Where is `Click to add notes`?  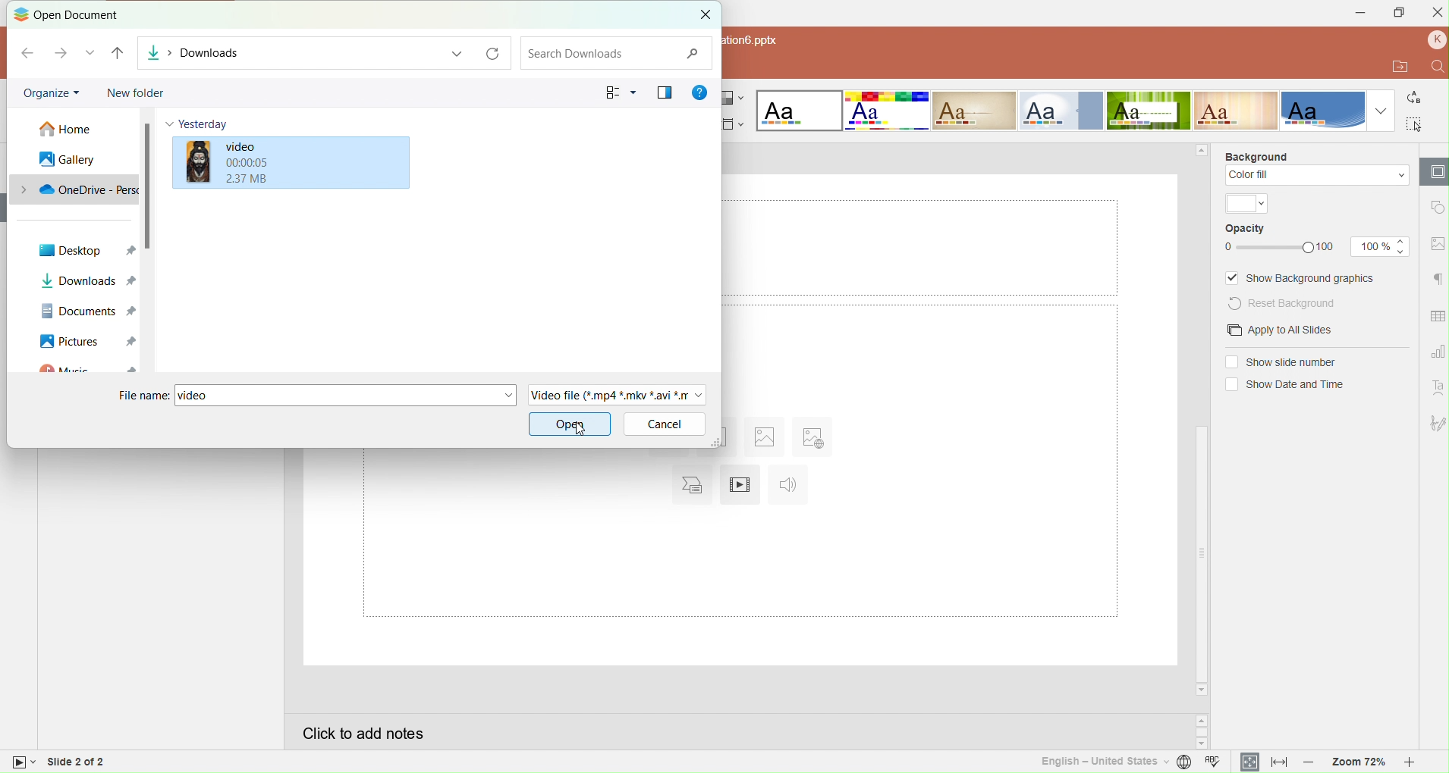
Click to add notes is located at coordinates (732, 731).